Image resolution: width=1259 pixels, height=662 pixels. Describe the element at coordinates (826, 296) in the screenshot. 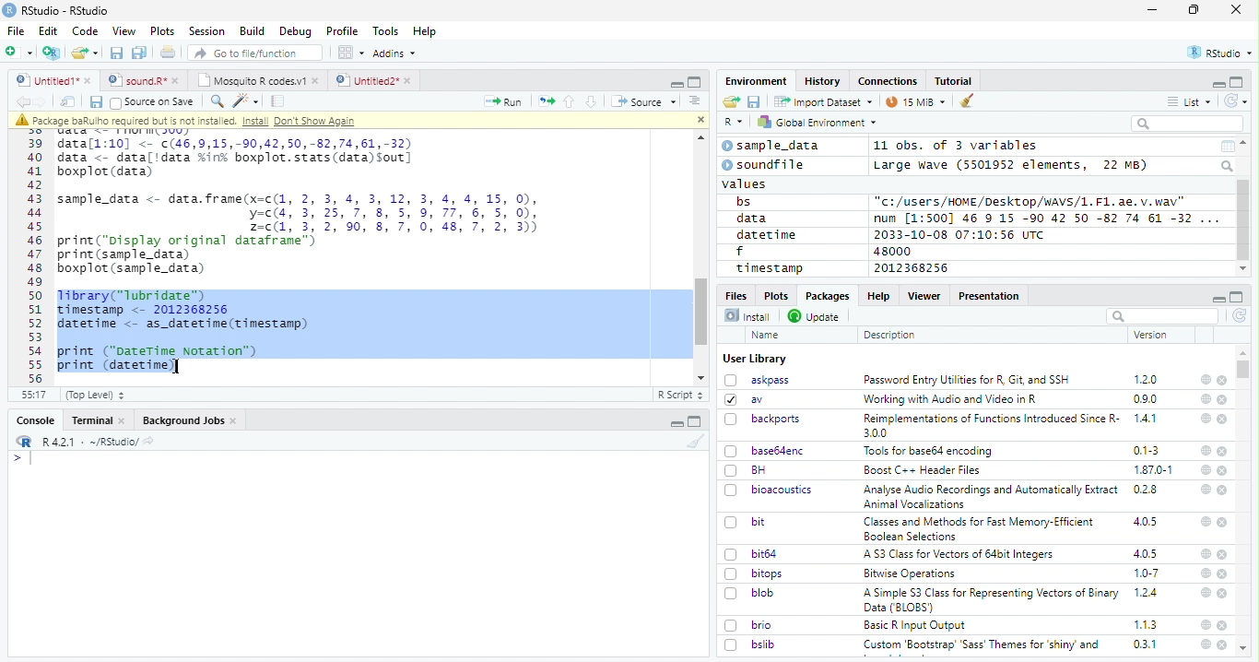

I see `Packages` at that location.